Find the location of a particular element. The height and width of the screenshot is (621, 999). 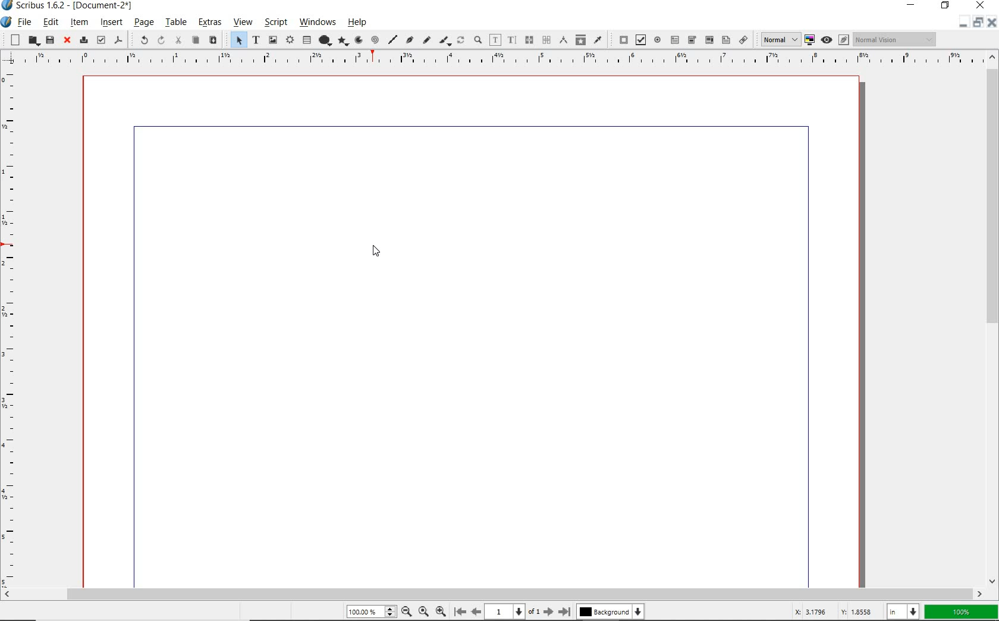

windows is located at coordinates (318, 23).